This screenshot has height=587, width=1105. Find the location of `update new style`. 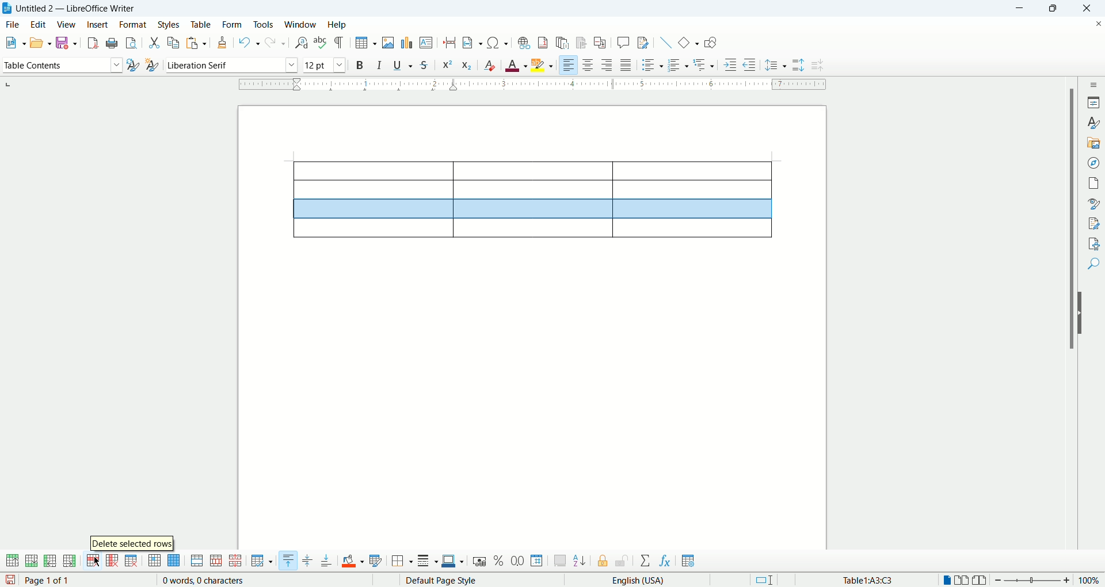

update new style is located at coordinates (133, 65).